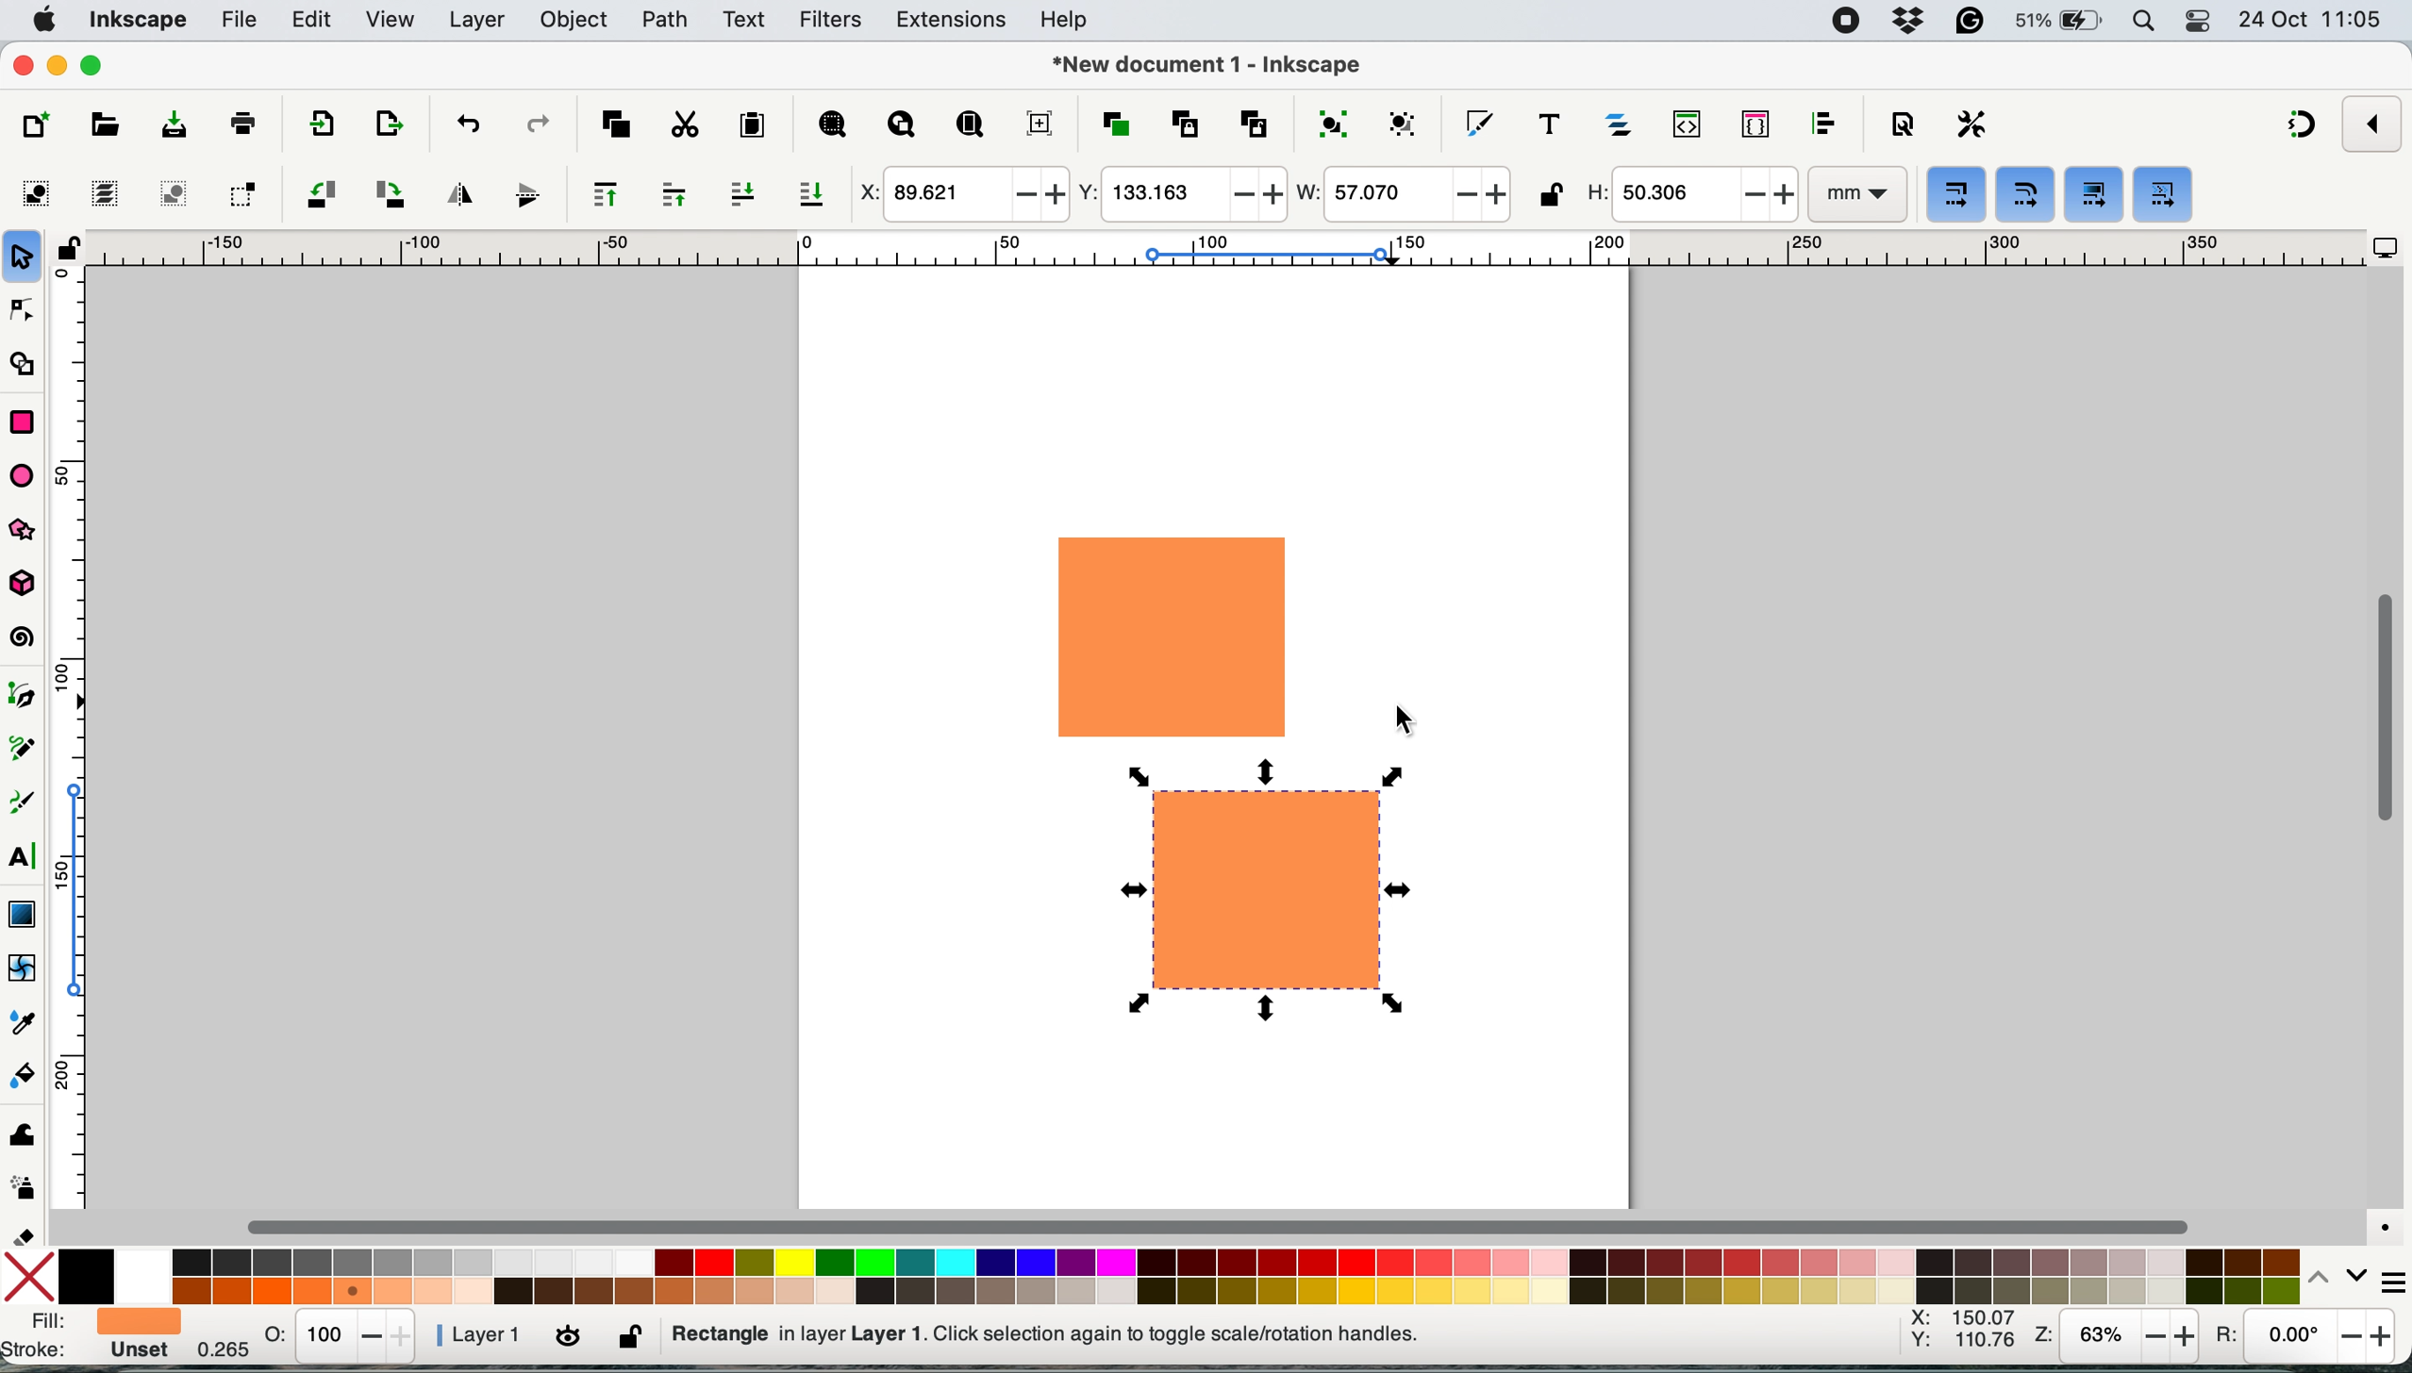 The image size is (2412, 1373). I want to click on path, so click(665, 20).